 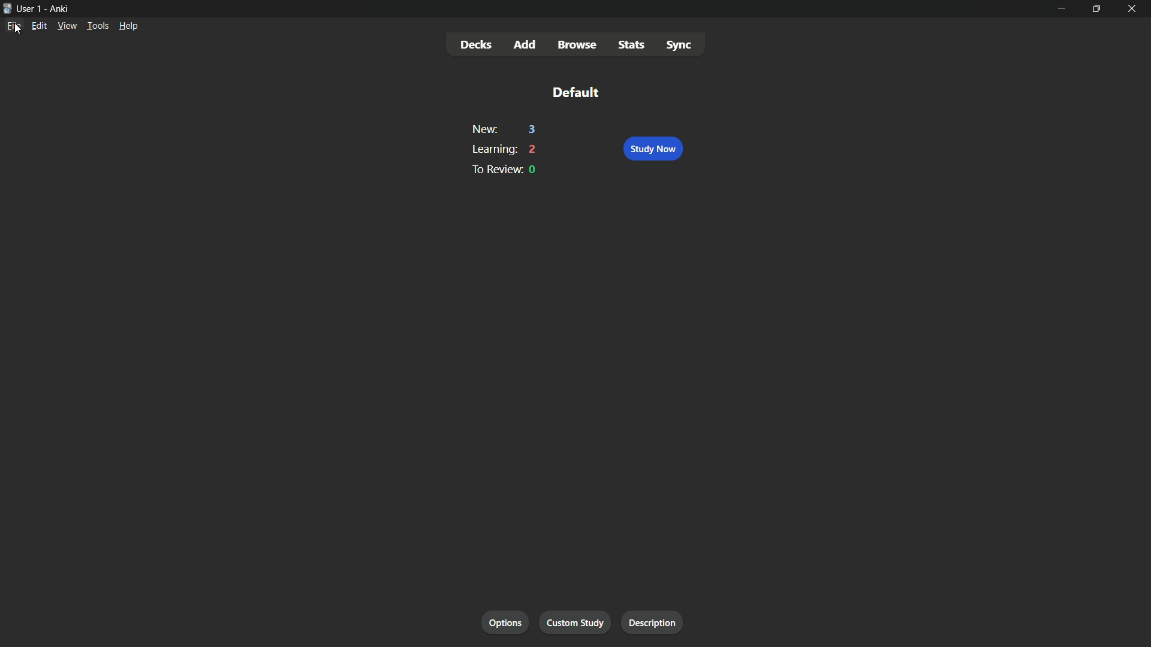 I want to click on 2, so click(x=534, y=149).